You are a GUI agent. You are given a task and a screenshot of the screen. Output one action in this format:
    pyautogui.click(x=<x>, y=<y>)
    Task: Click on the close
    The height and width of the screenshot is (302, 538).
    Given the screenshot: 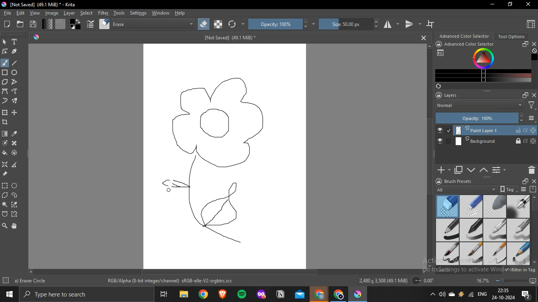 What is the action you would take?
    pyautogui.click(x=534, y=44)
    